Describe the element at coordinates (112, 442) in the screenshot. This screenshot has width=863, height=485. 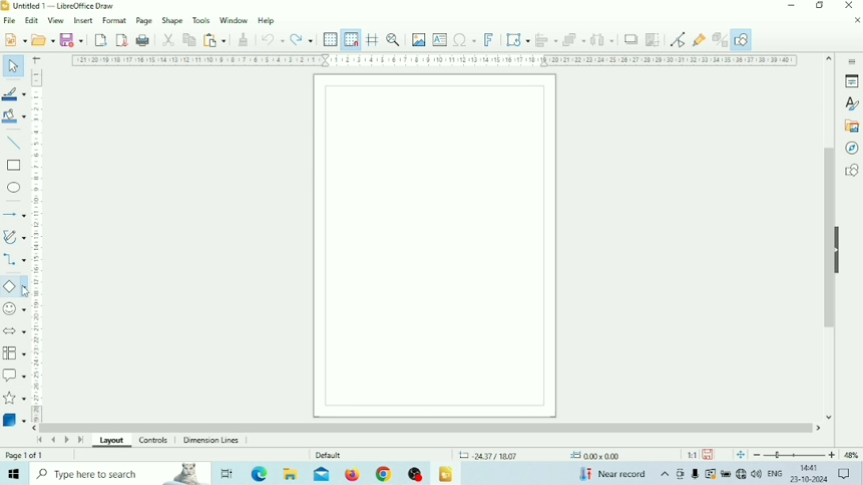
I see `Layout` at that location.